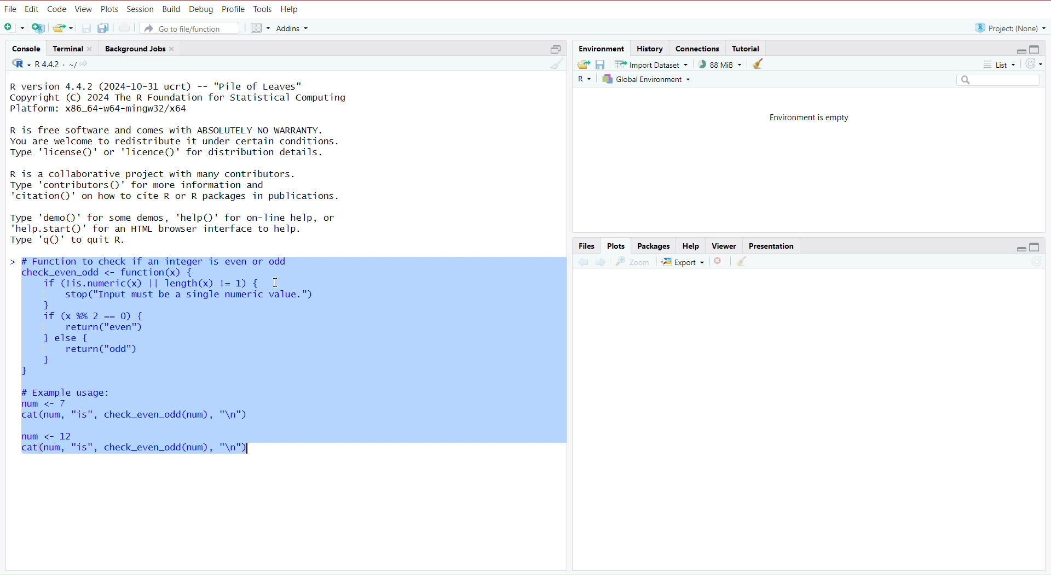 This screenshot has height=575, width=1051. Describe the element at coordinates (655, 246) in the screenshot. I see `packages` at that location.